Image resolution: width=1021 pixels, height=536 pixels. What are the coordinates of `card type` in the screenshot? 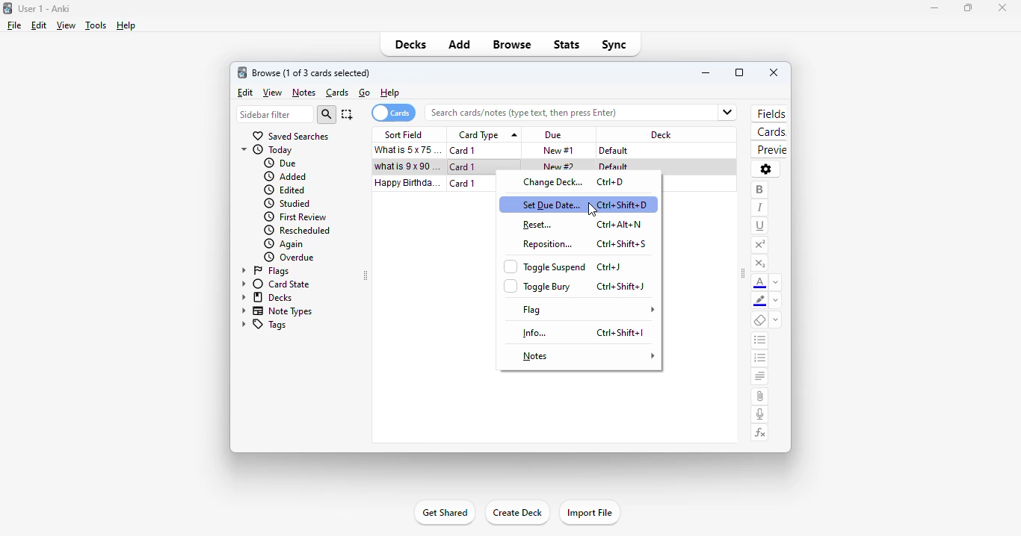 It's located at (487, 134).